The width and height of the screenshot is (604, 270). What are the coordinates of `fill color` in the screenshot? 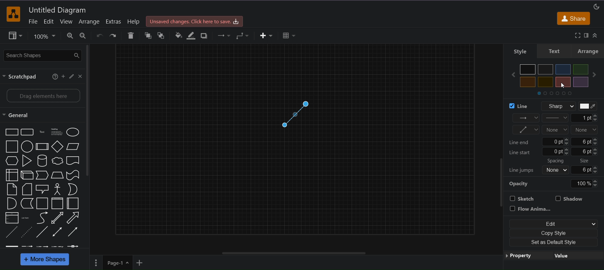 It's located at (179, 35).